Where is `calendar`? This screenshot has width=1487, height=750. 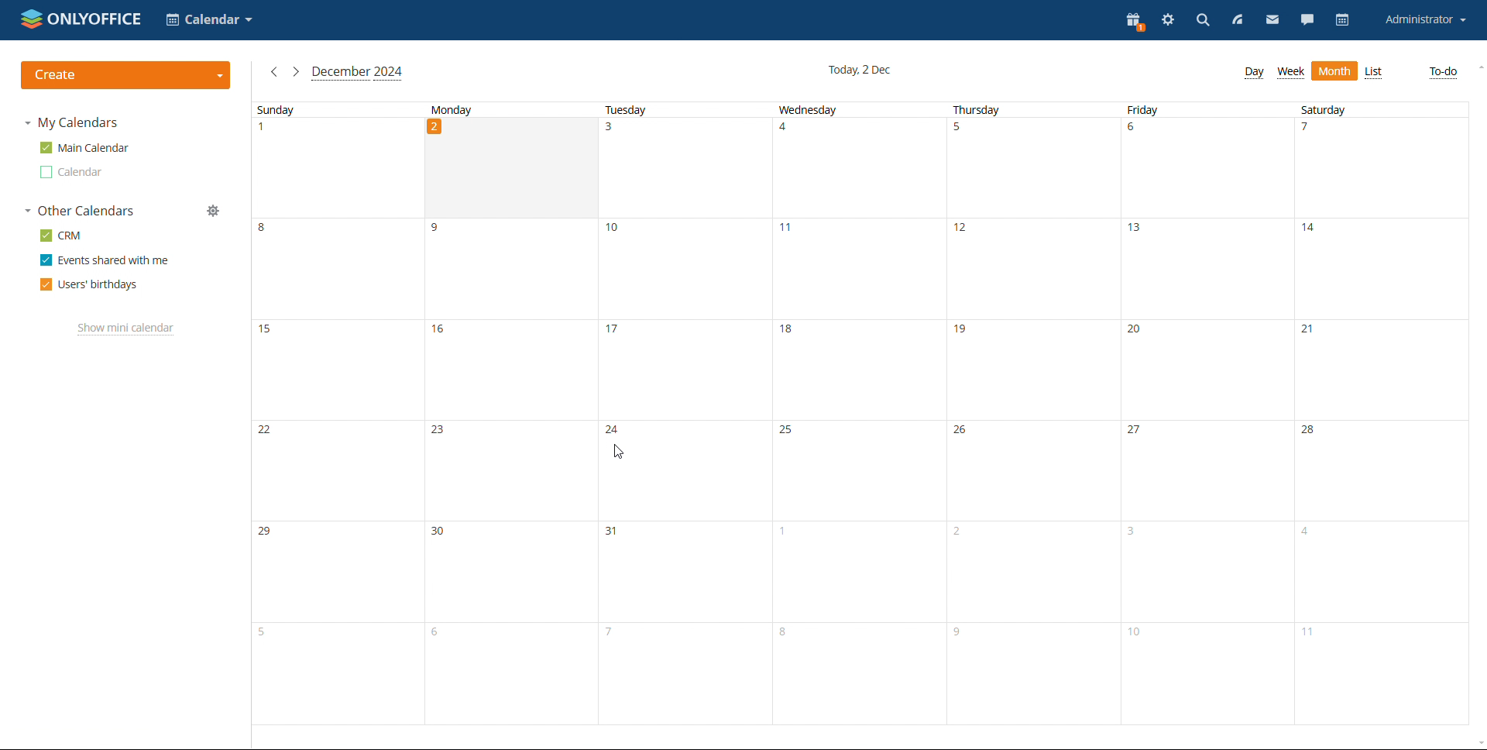 calendar is located at coordinates (1343, 21).